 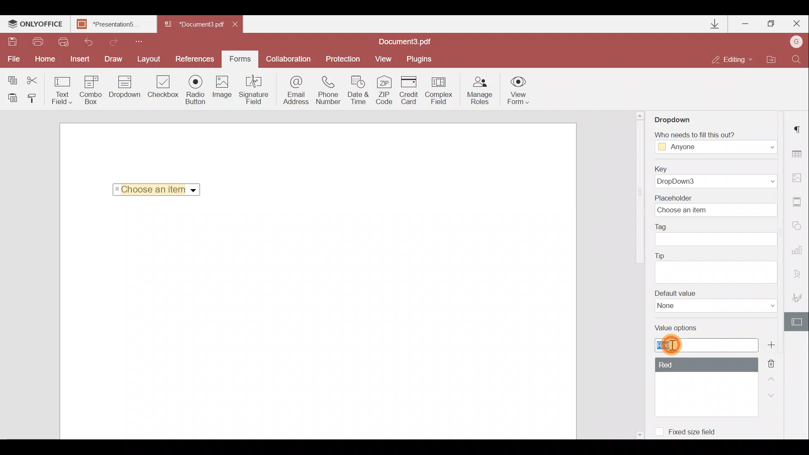 I want to click on Redo, so click(x=114, y=41).